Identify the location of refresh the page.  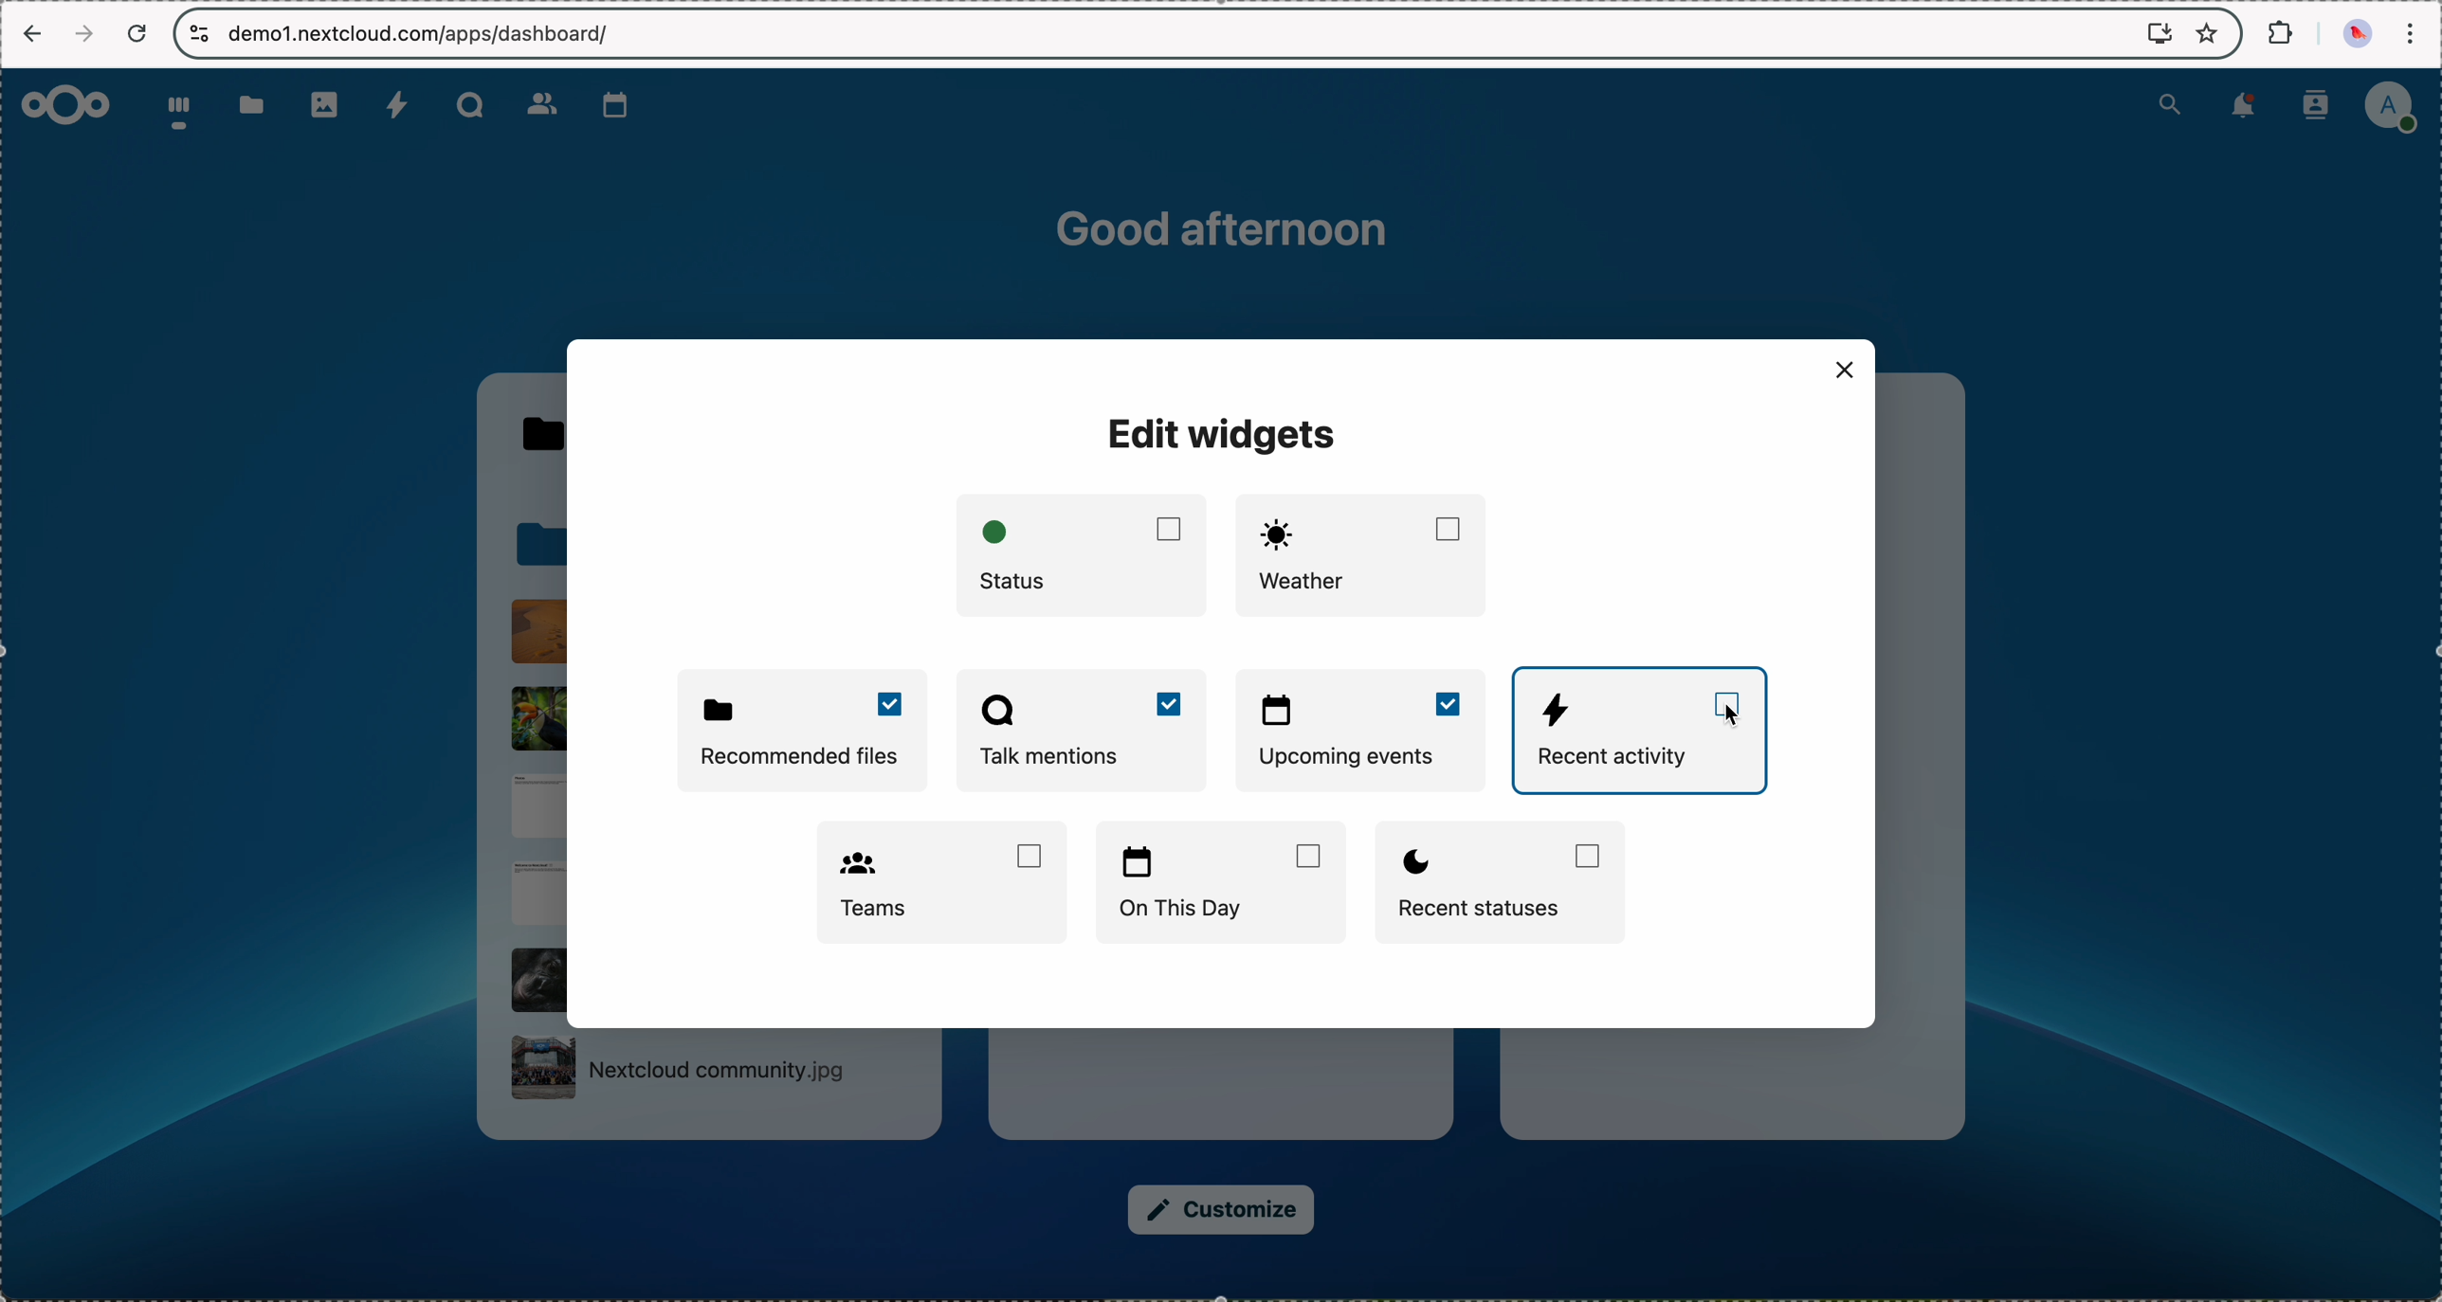
(145, 35).